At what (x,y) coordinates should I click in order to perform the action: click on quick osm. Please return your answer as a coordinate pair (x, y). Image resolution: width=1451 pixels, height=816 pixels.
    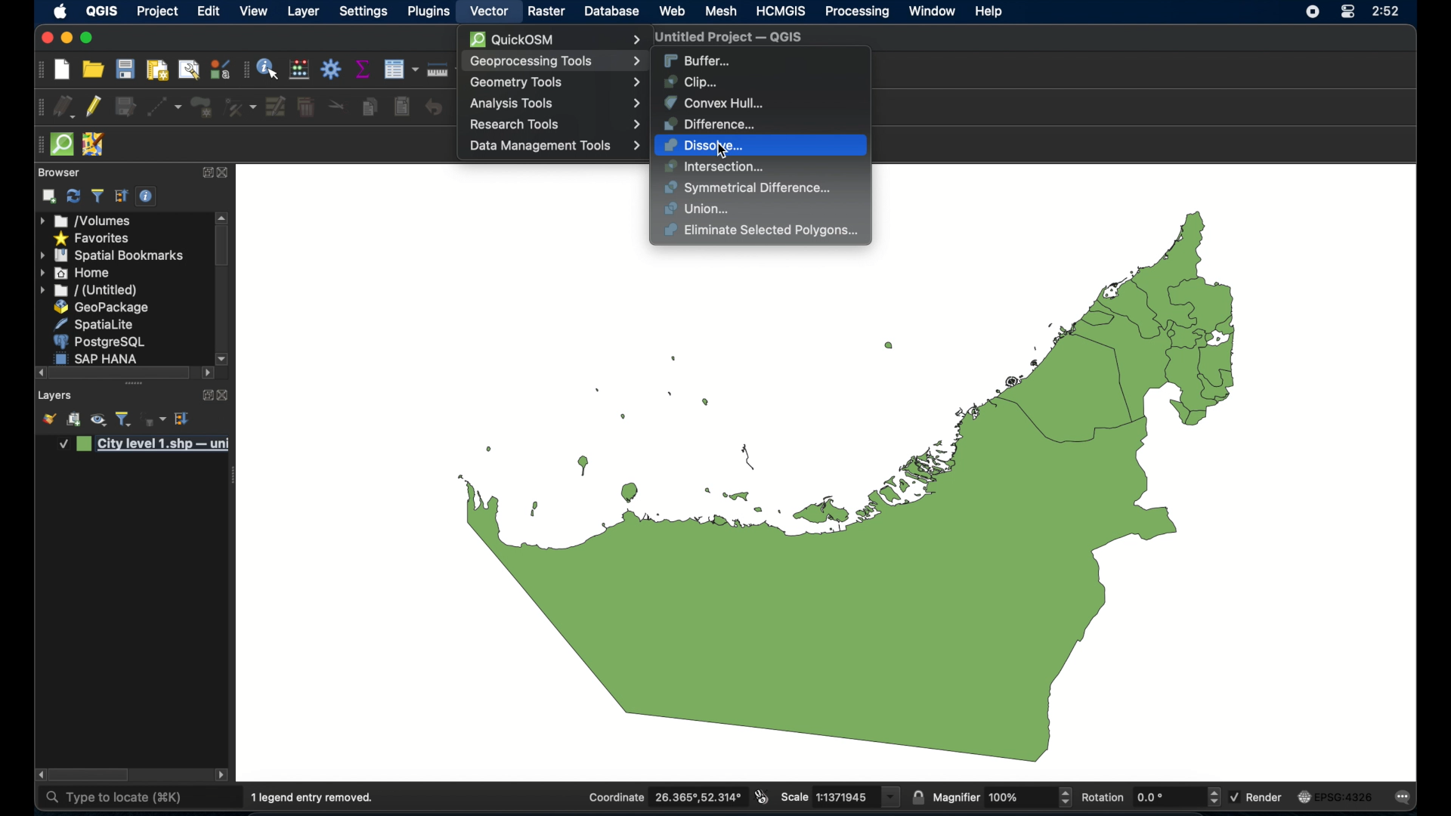
    Looking at the image, I should click on (61, 144).